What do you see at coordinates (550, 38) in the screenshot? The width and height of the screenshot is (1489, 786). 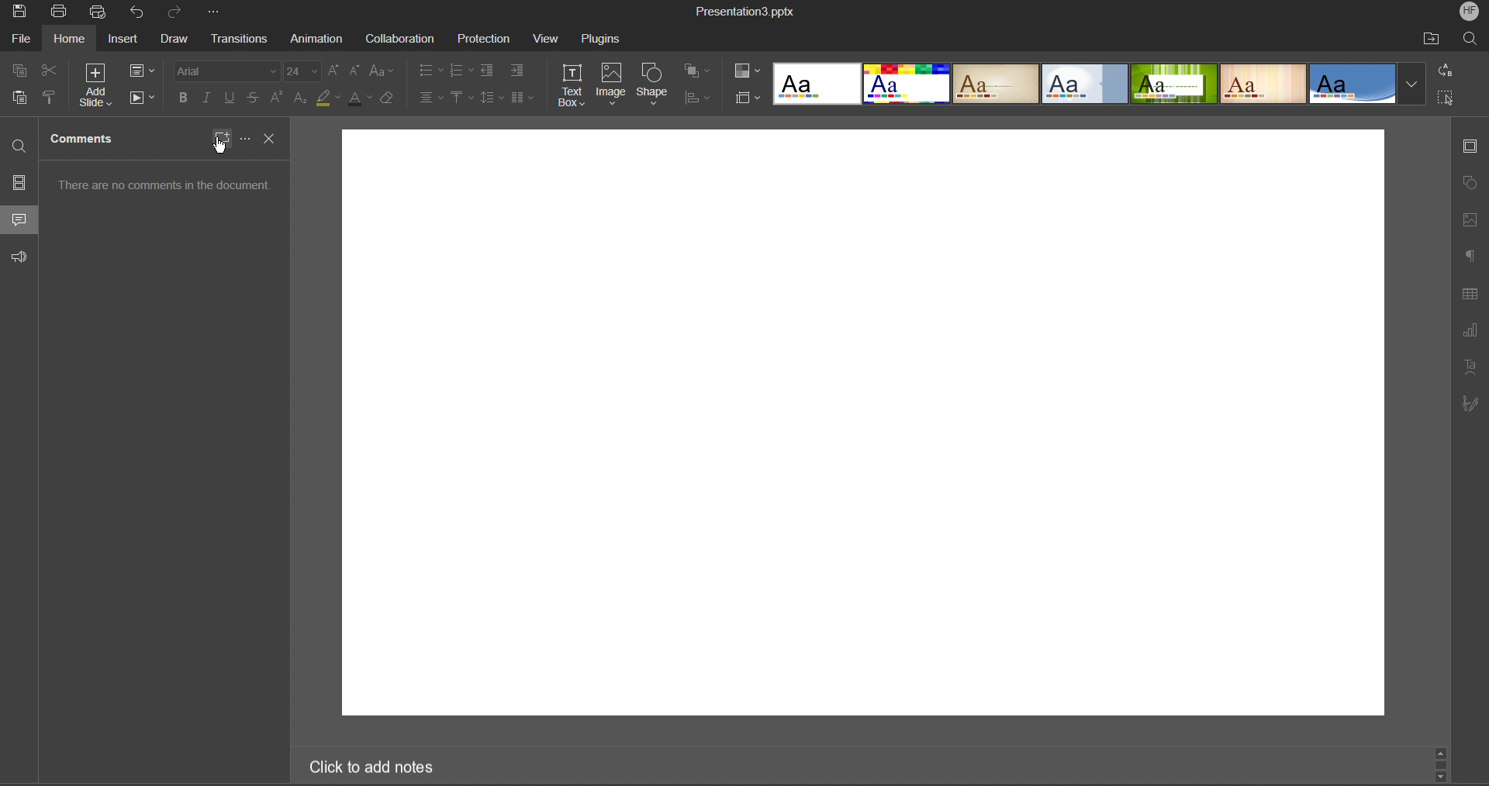 I see `View` at bounding box center [550, 38].